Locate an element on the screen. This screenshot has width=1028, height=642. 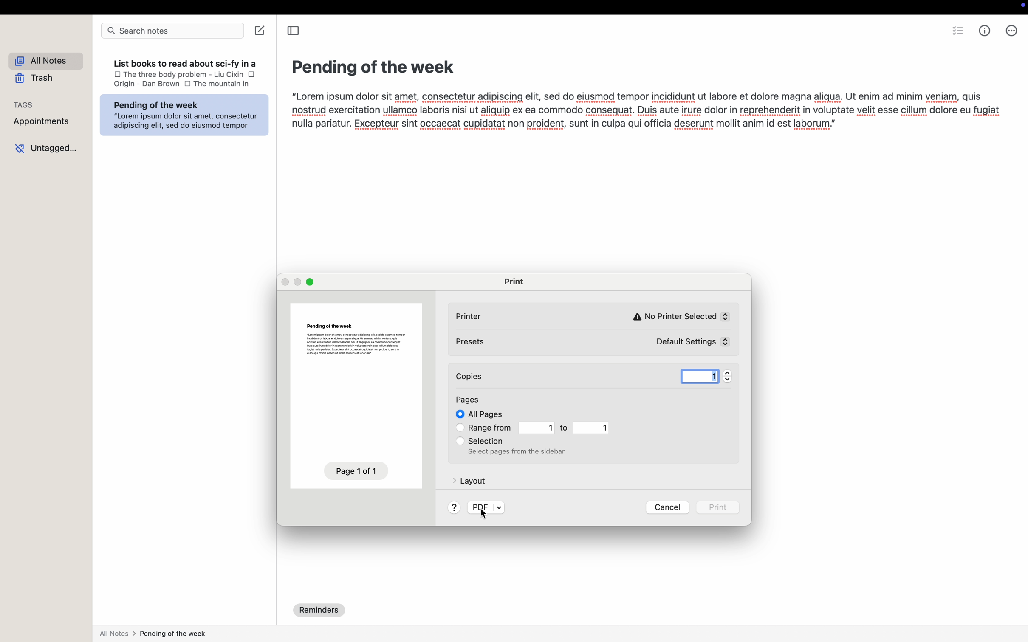
checkbox is located at coordinates (251, 75).